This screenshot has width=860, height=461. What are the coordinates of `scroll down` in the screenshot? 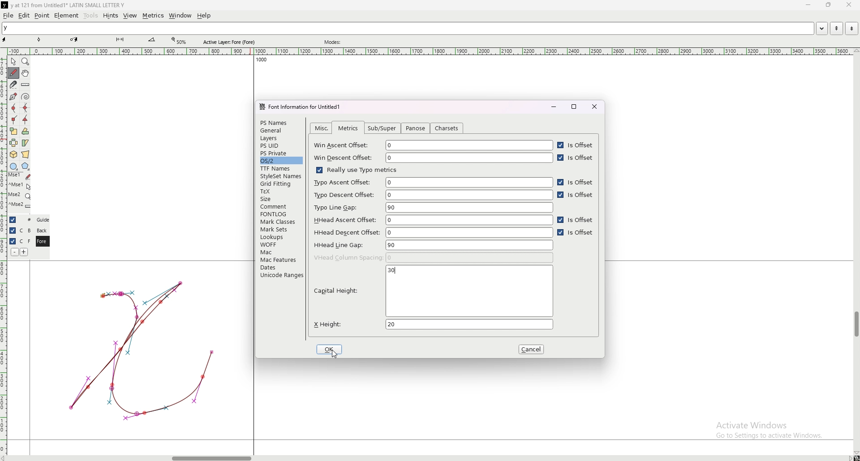 It's located at (856, 453).